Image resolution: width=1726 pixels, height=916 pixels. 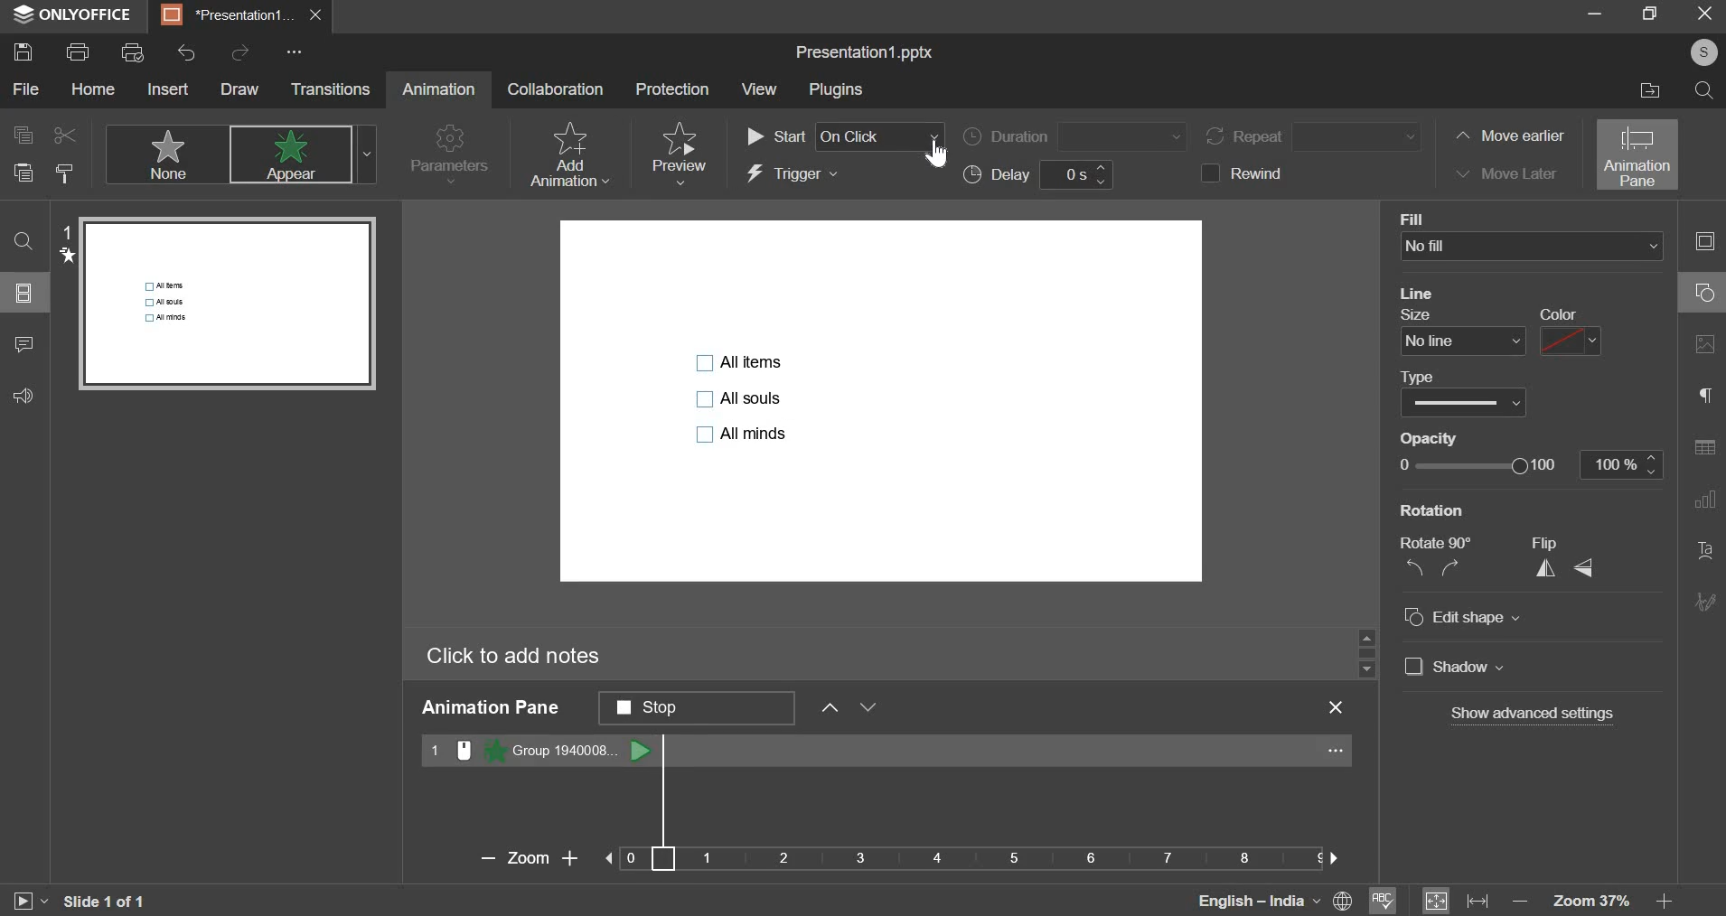 What do you see at coordinates (1532, 714) in the screenshot?
I see `Show advanced settings` at bounding box center [1532, 714].